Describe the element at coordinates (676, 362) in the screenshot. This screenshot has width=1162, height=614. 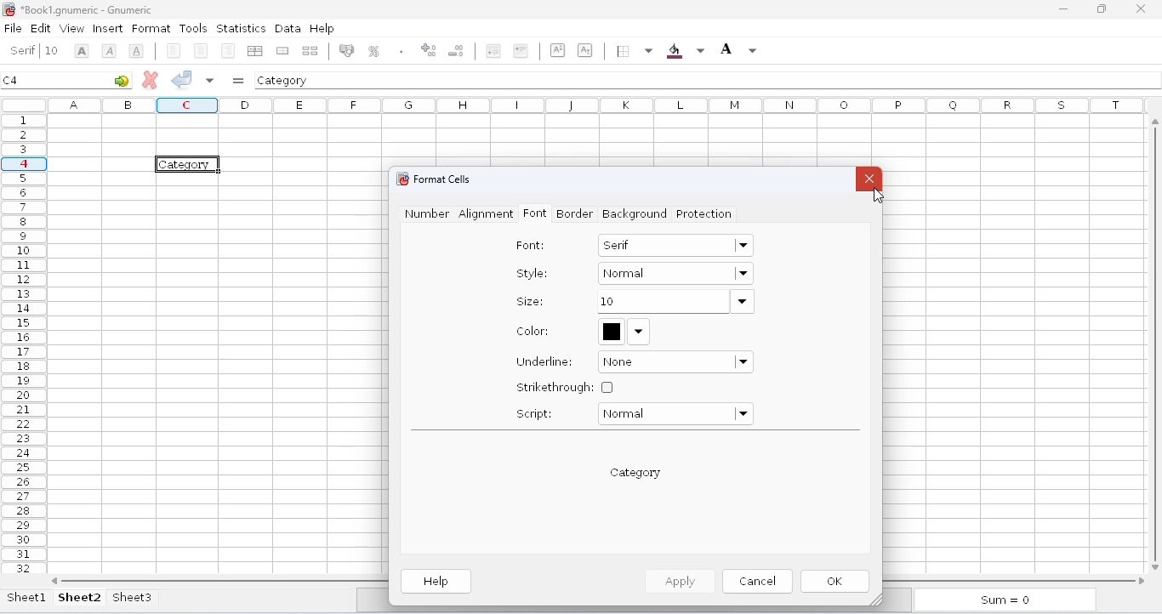
I see `none` at that location.